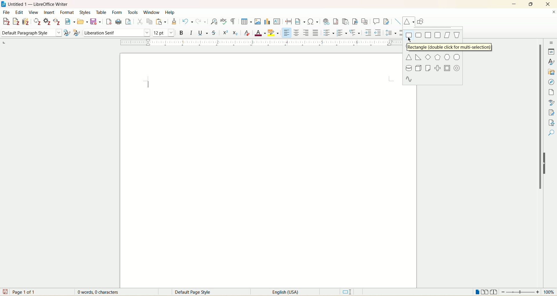 This screenshot has width=557, height=296. Describe the element at coordinates (448, 57) in the screenshot. I see `hexagon` at that location.